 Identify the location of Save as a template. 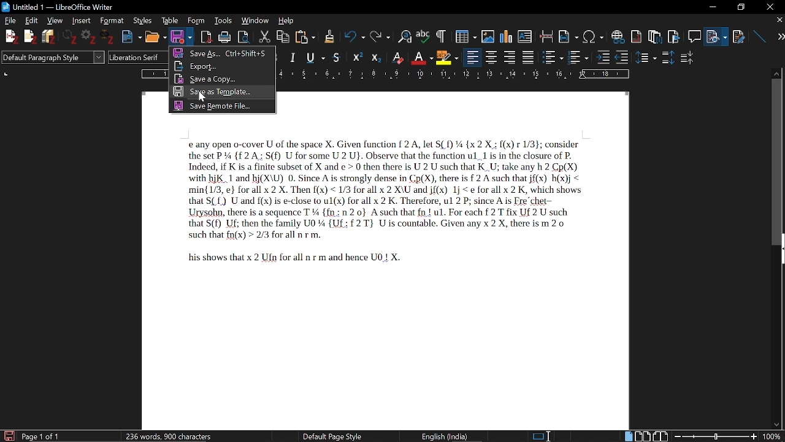
(222, 93).